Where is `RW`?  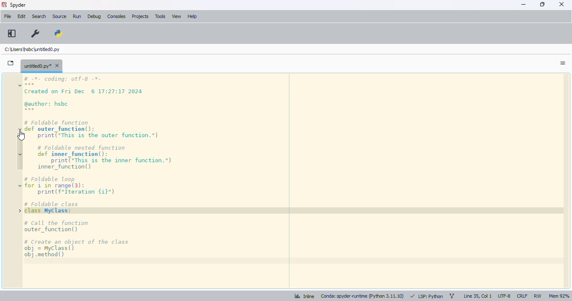
RW is located at coordinates (537, 296).